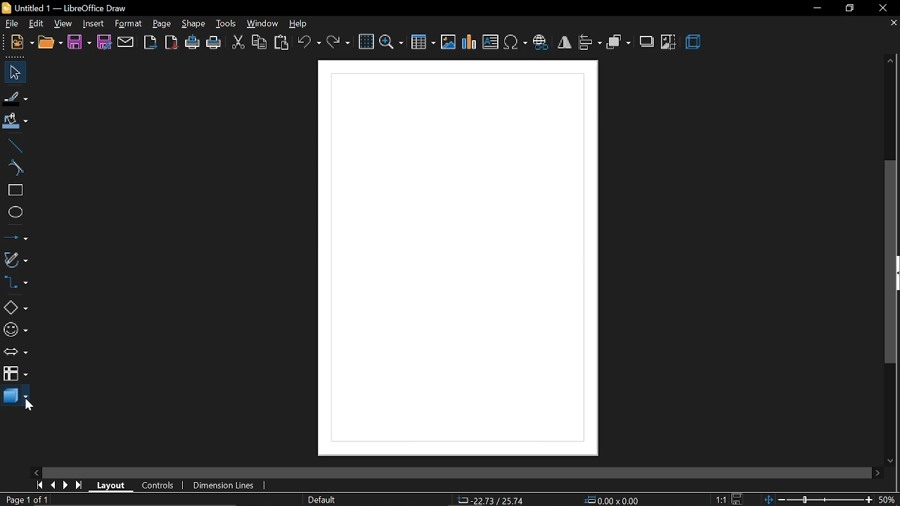  Describe the element at coordinates (18, 398) in the screenshot. I see `3d shapes` at that location.